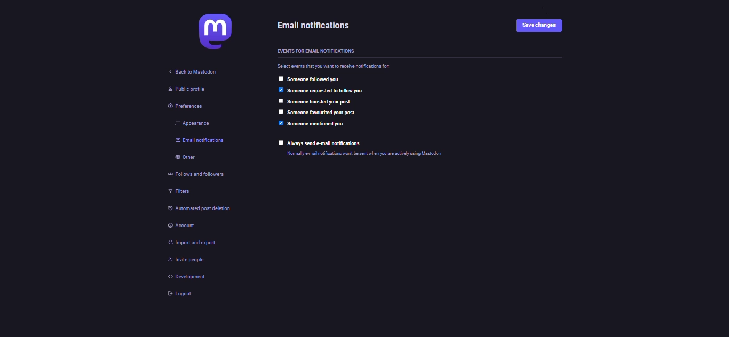 The image size is (729, 337). Describe the element at coordinates (539, 26) in the screenshot. I see `save changes` at that location.